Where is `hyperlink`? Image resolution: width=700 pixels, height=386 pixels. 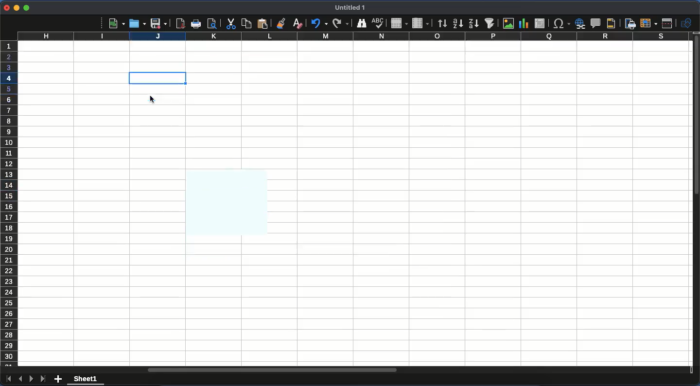
hyperlink is located at coordinates (580, 23).